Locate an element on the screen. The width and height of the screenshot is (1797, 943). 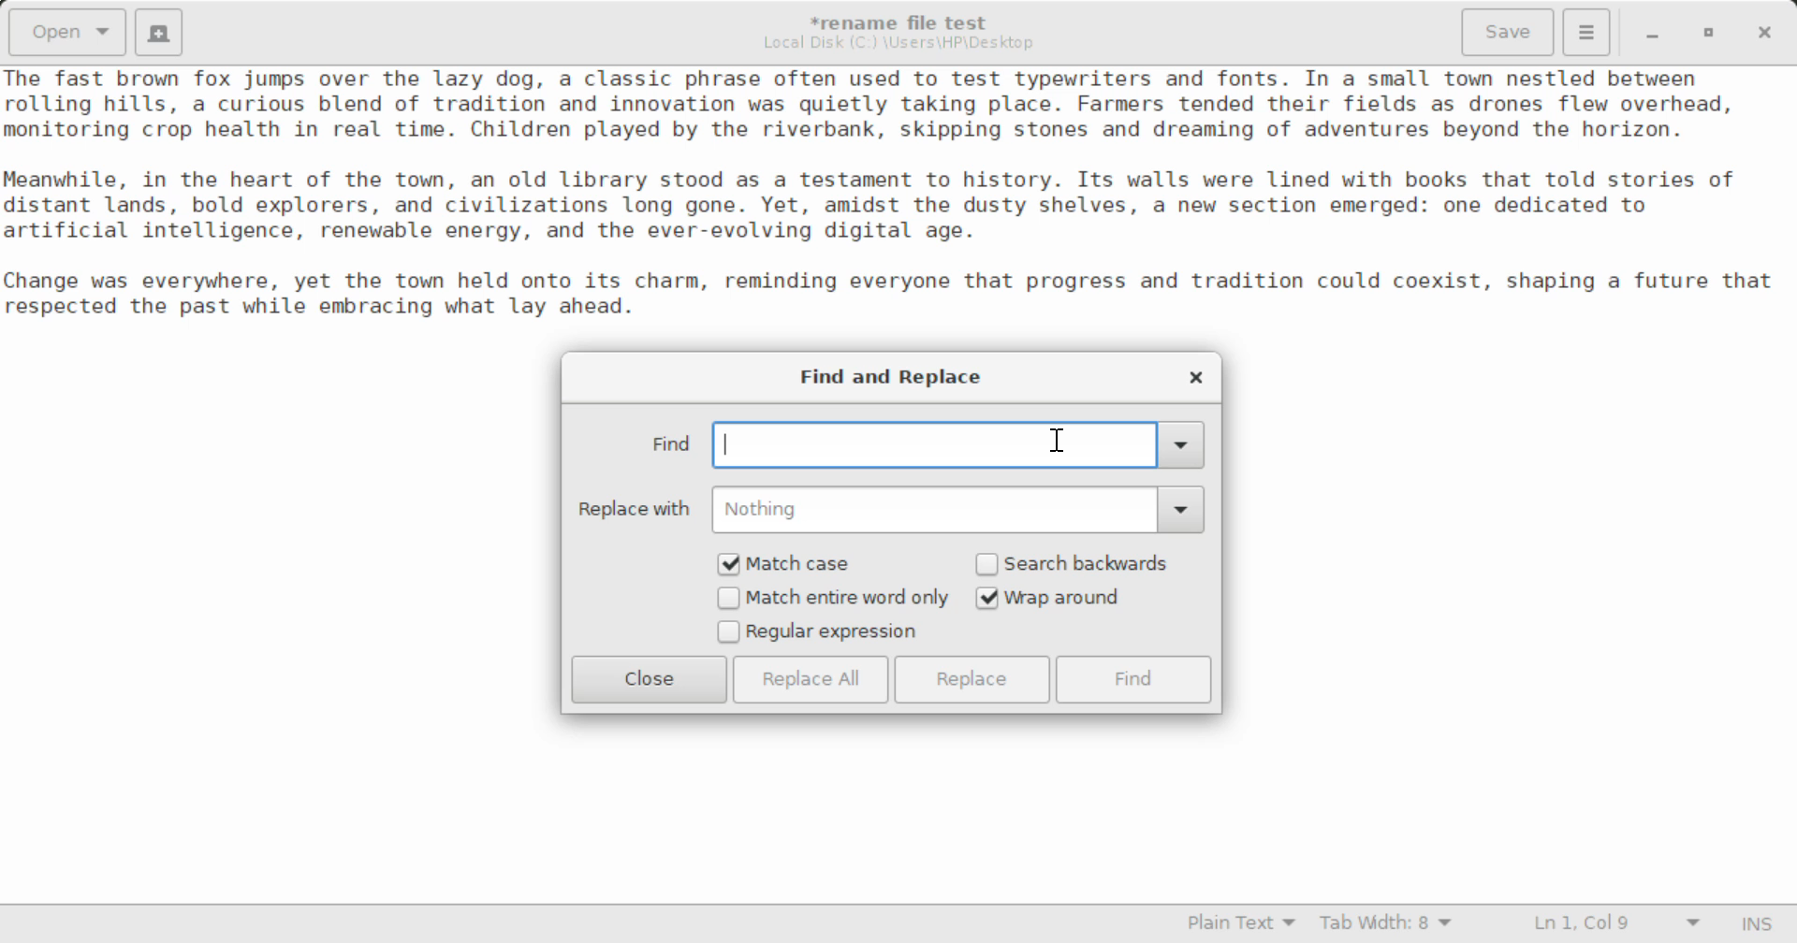
Replace All  is located at coordinates (811, 679).